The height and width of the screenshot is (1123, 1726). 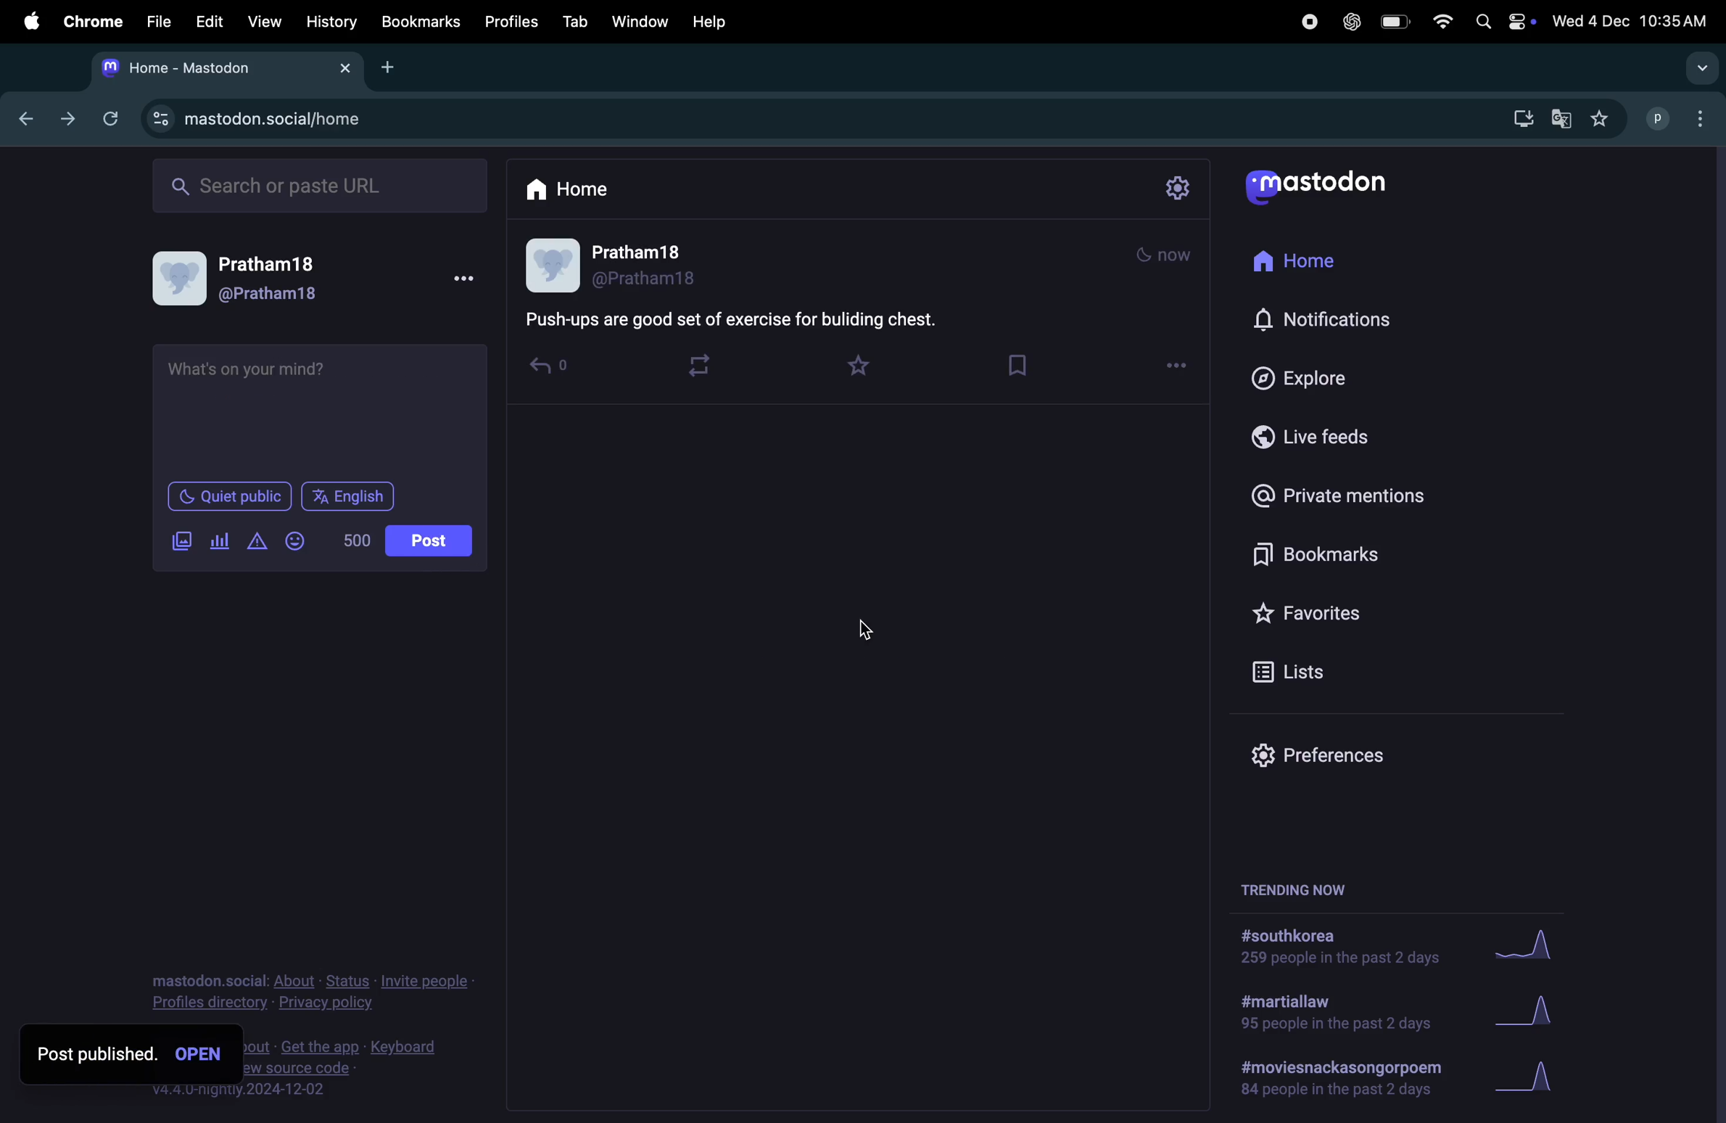 What do you see at coordinates (1312, 757) in the screenshot?
I see `prefrences` at bounding box center [1312, 757].